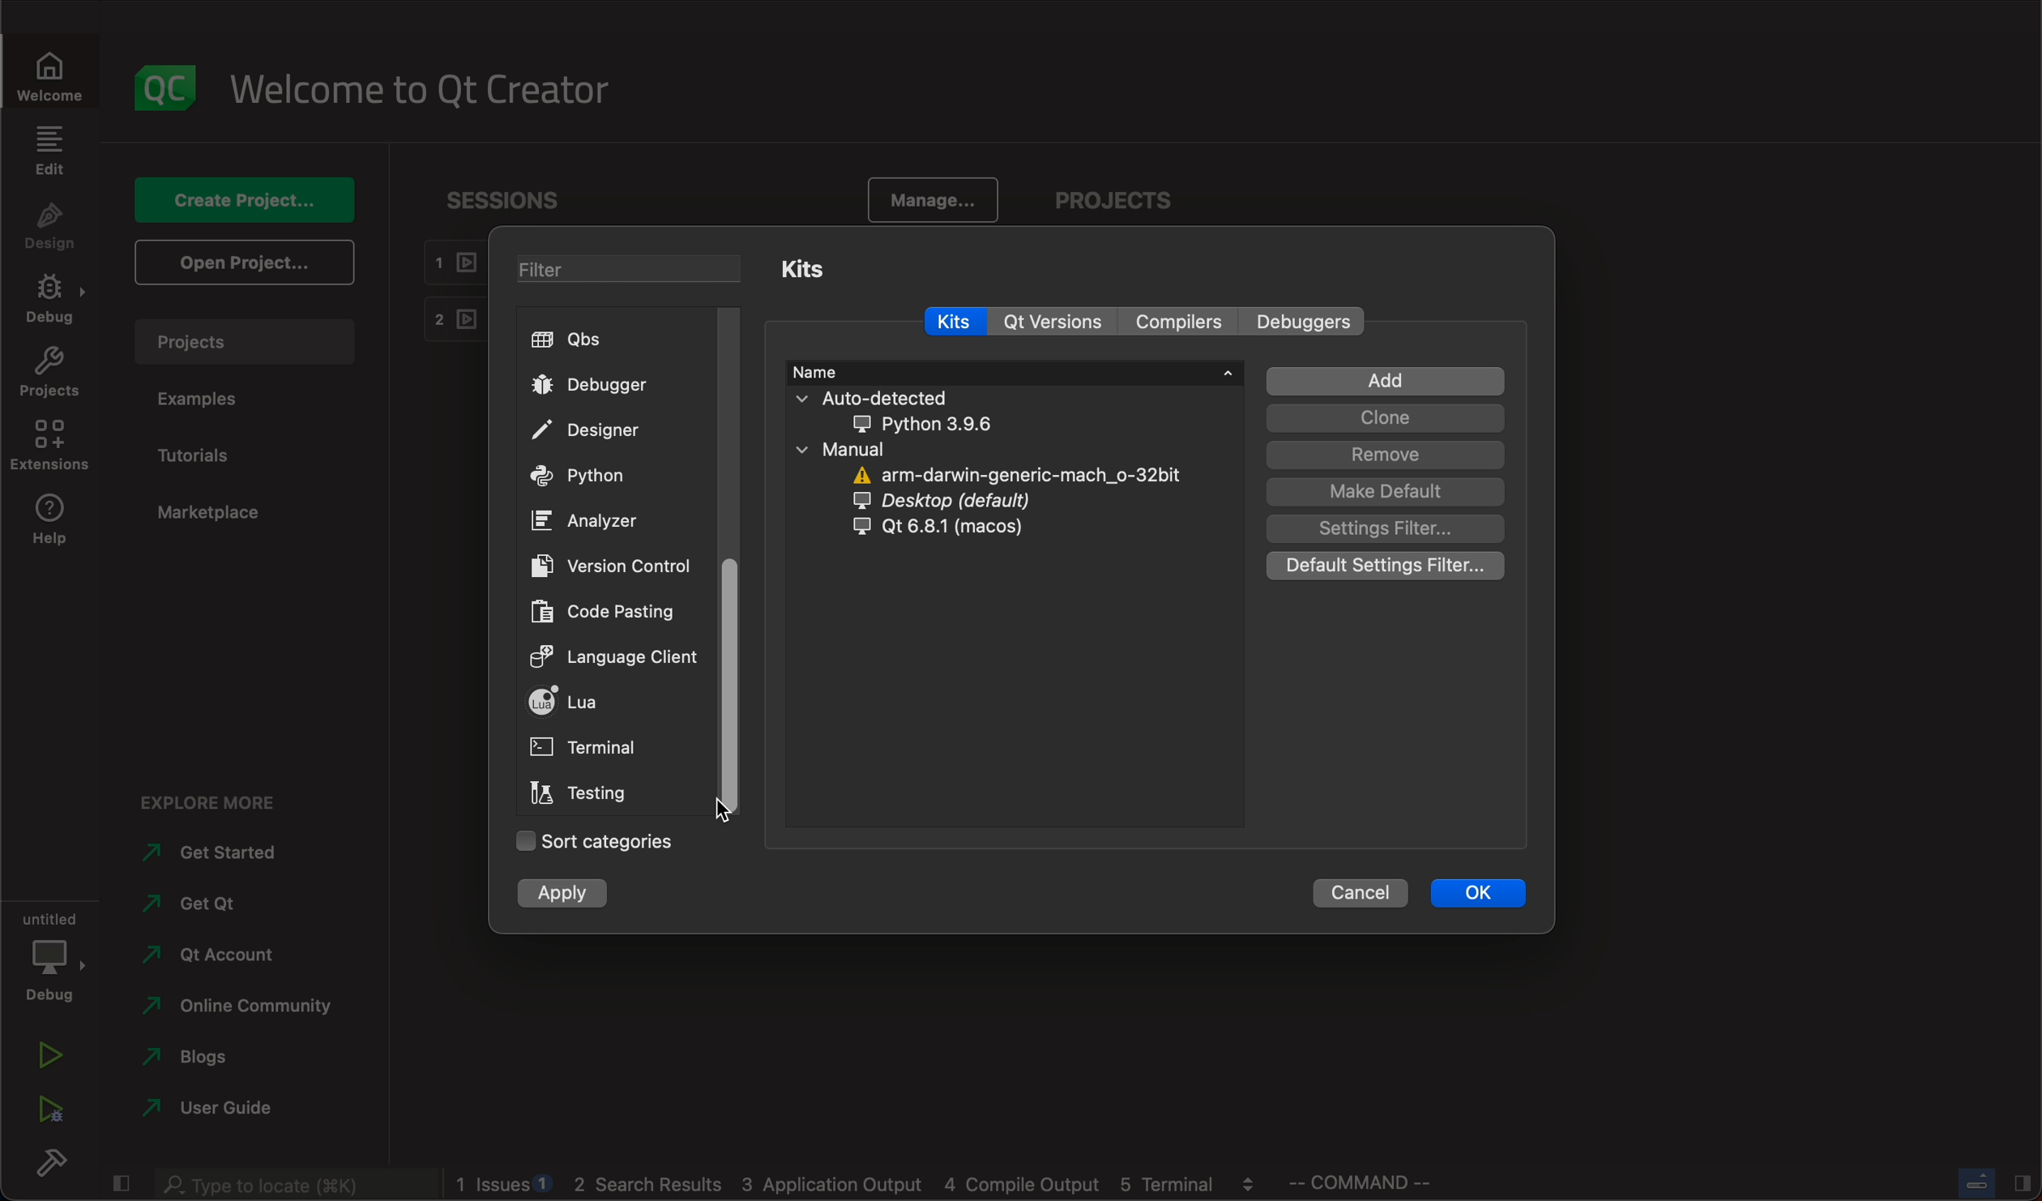 The height and width of the screenshot is (1201, 2042). I want to click on defULT, so click(1390, 568).